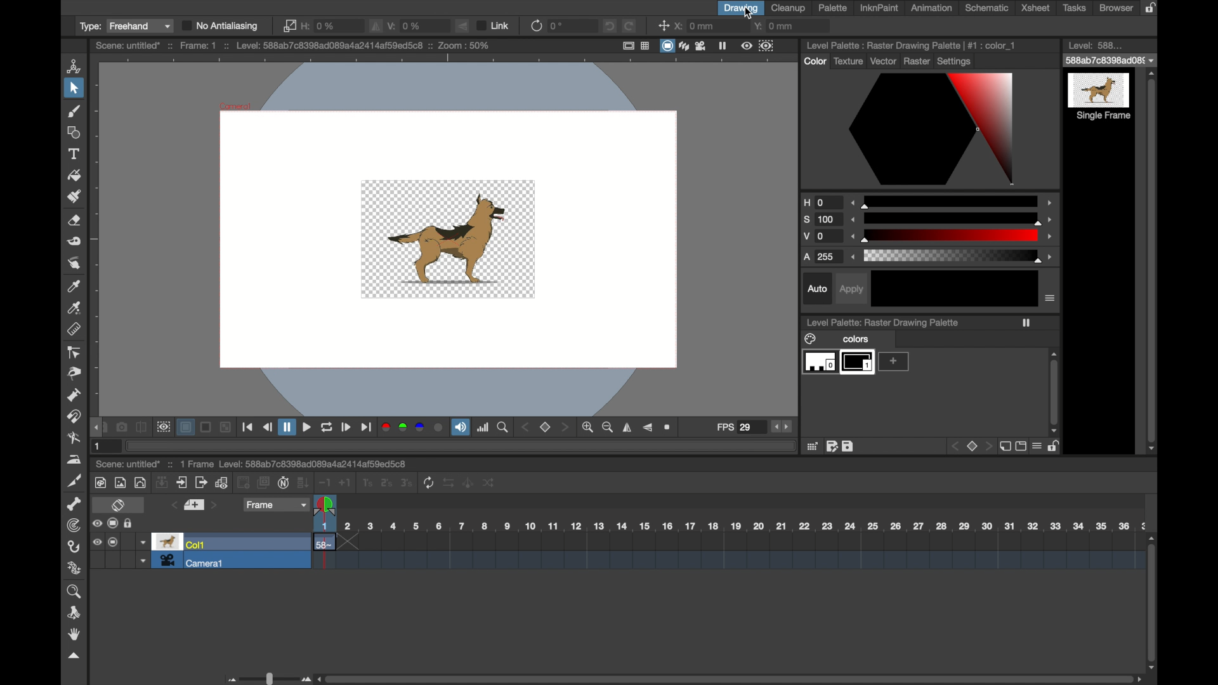  Describe the element at coordinates (376, 27) in the screenshot. I see `flip horizontally` at that location.